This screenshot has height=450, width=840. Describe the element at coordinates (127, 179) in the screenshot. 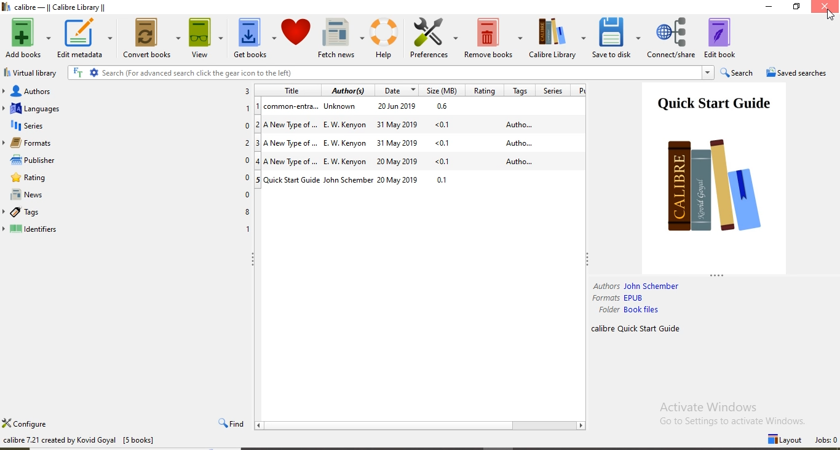

I see `Rating` at that location.